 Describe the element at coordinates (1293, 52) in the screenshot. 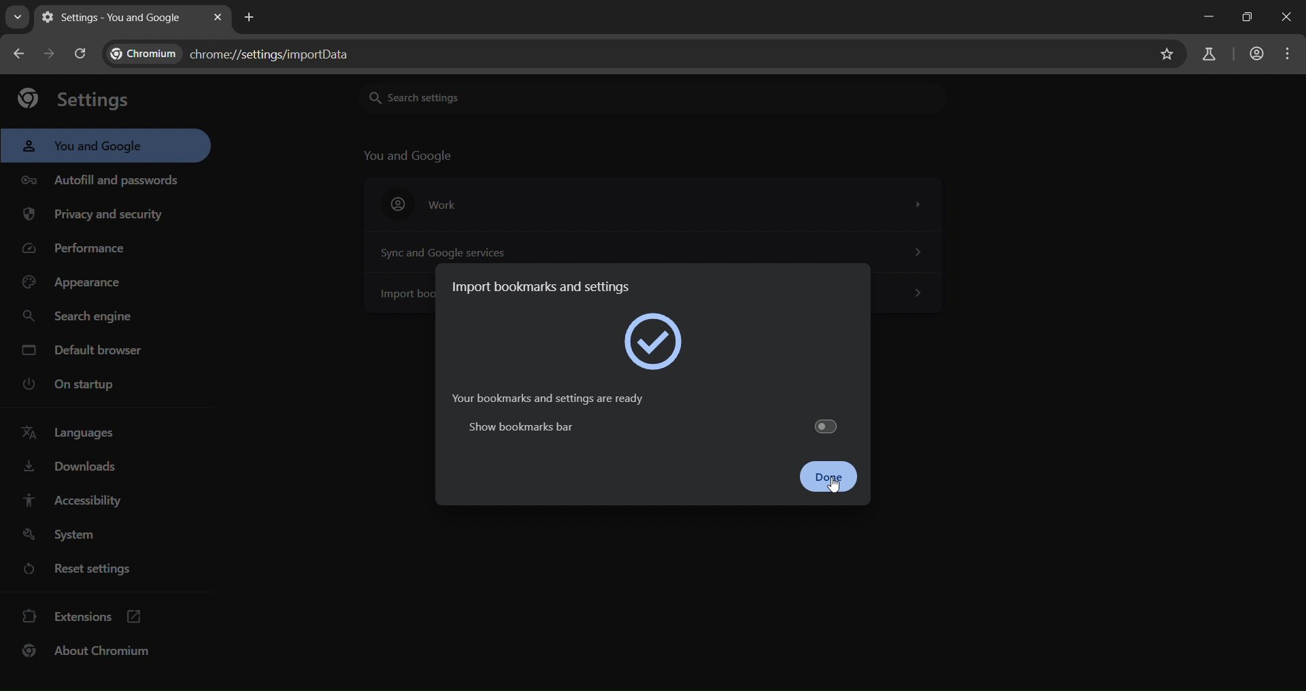

I see `menu` at that location.